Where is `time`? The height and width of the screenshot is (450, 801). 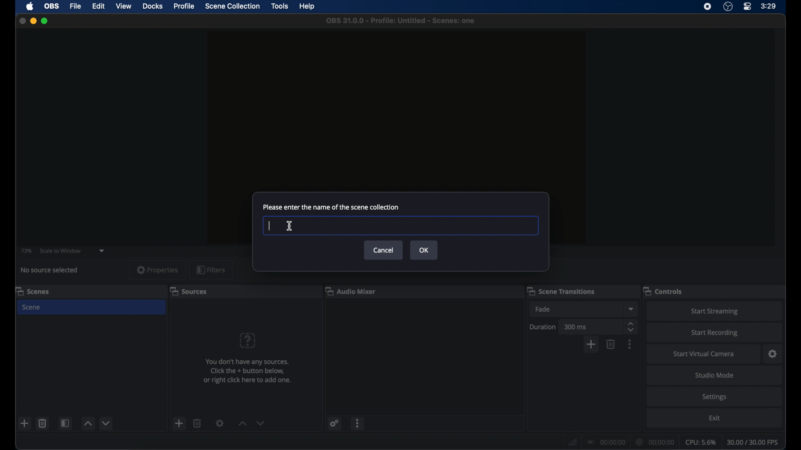 time is located at coordinates (769, 6).